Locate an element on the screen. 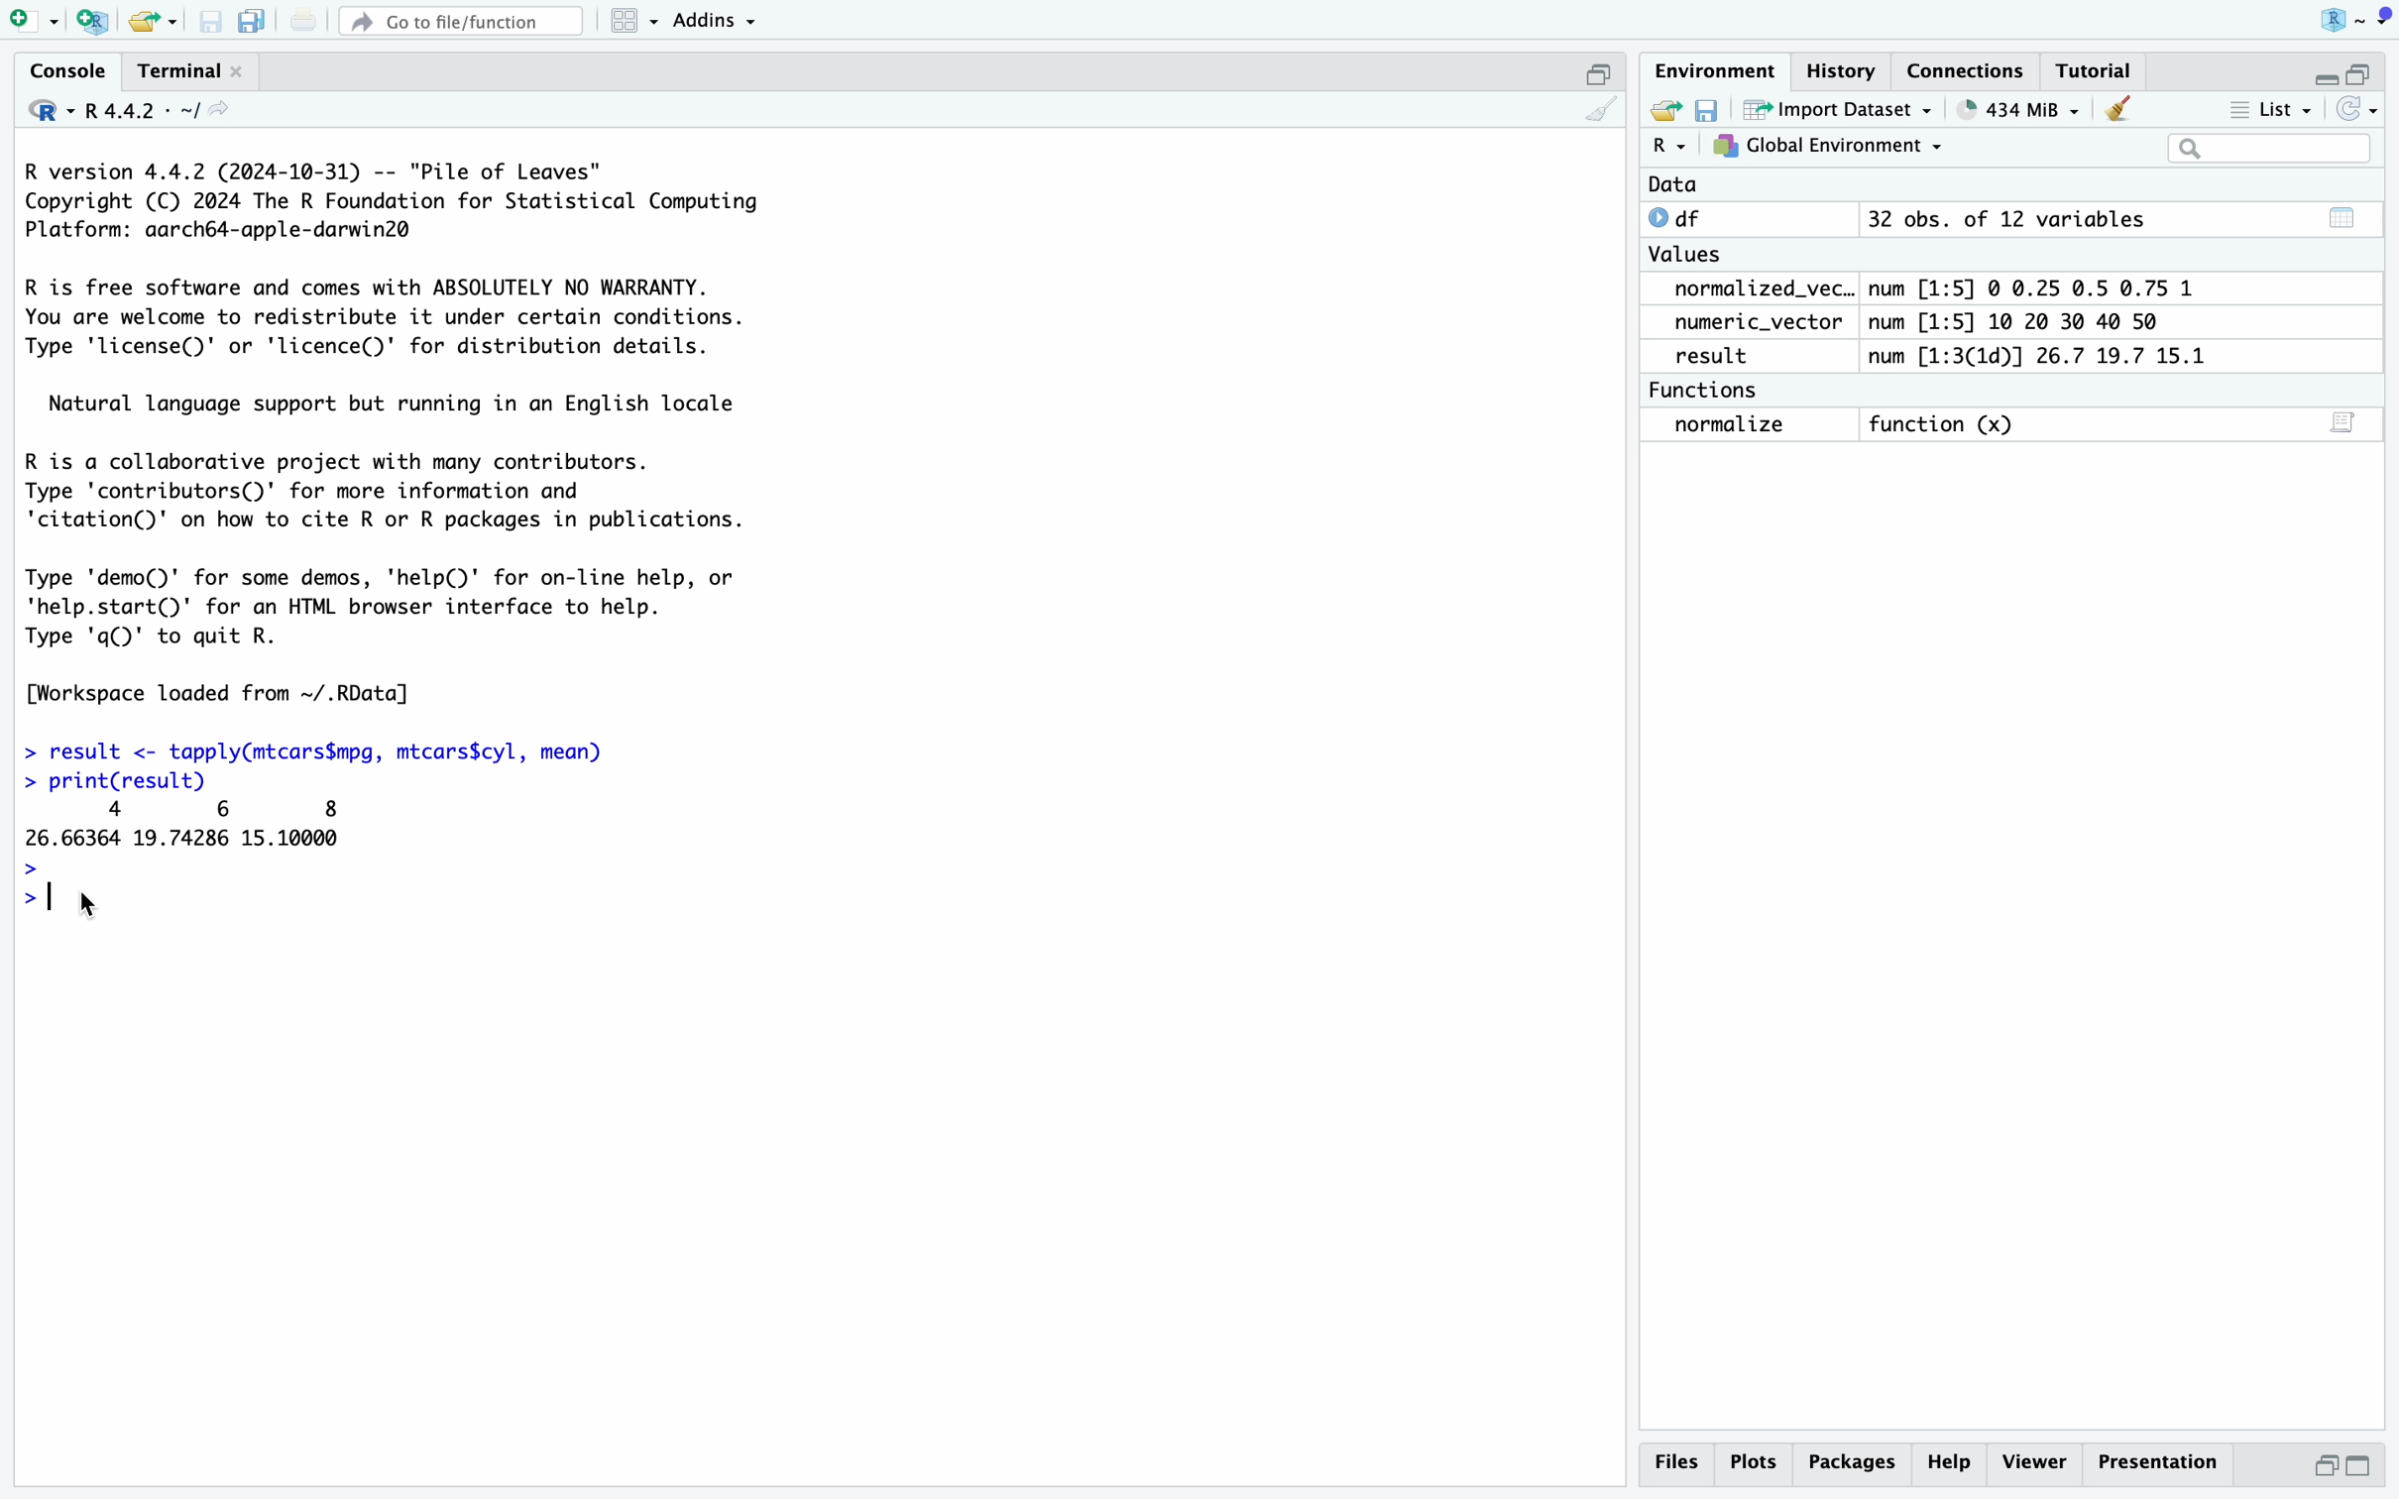 This screenshot has width=2399, height=1499. Show on script is located at coordinates (2341, 422).